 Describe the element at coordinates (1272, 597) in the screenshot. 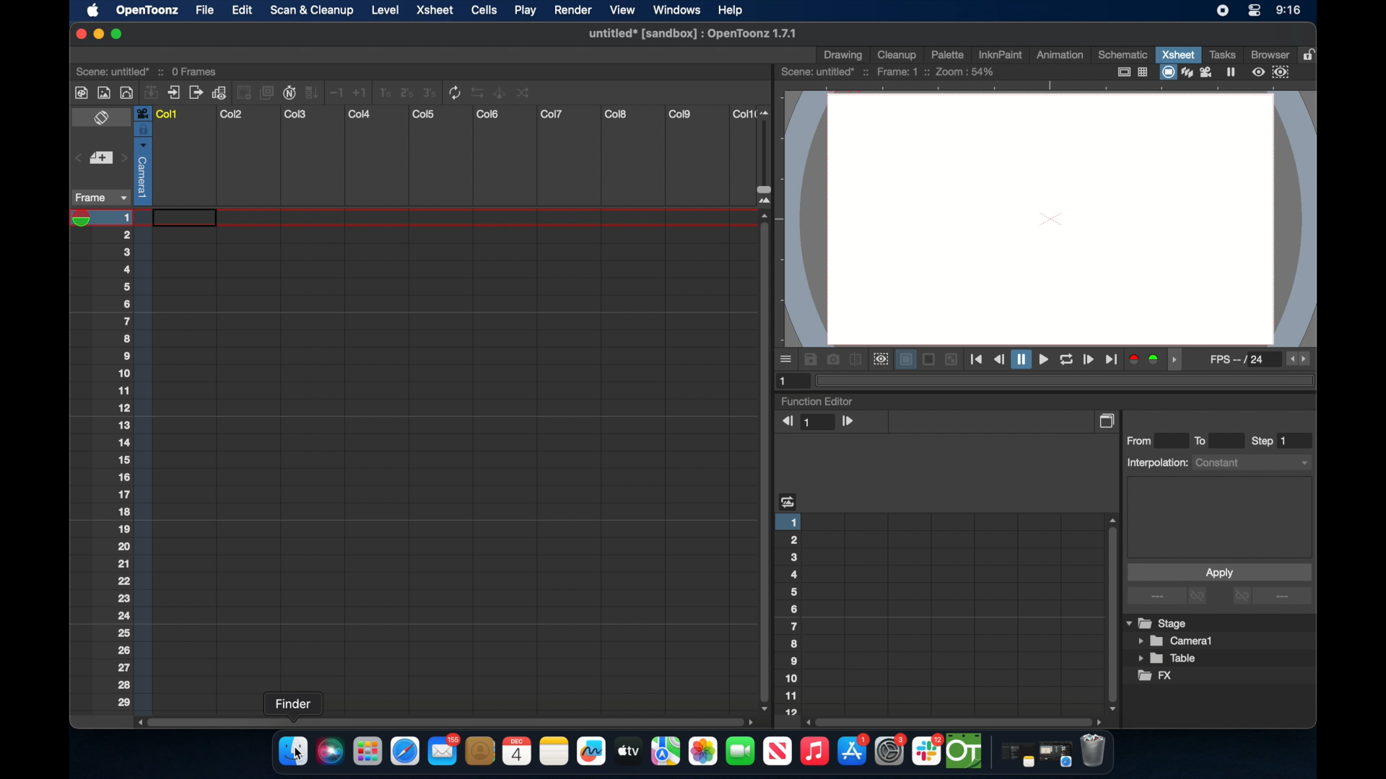

I see `more options` at that location.